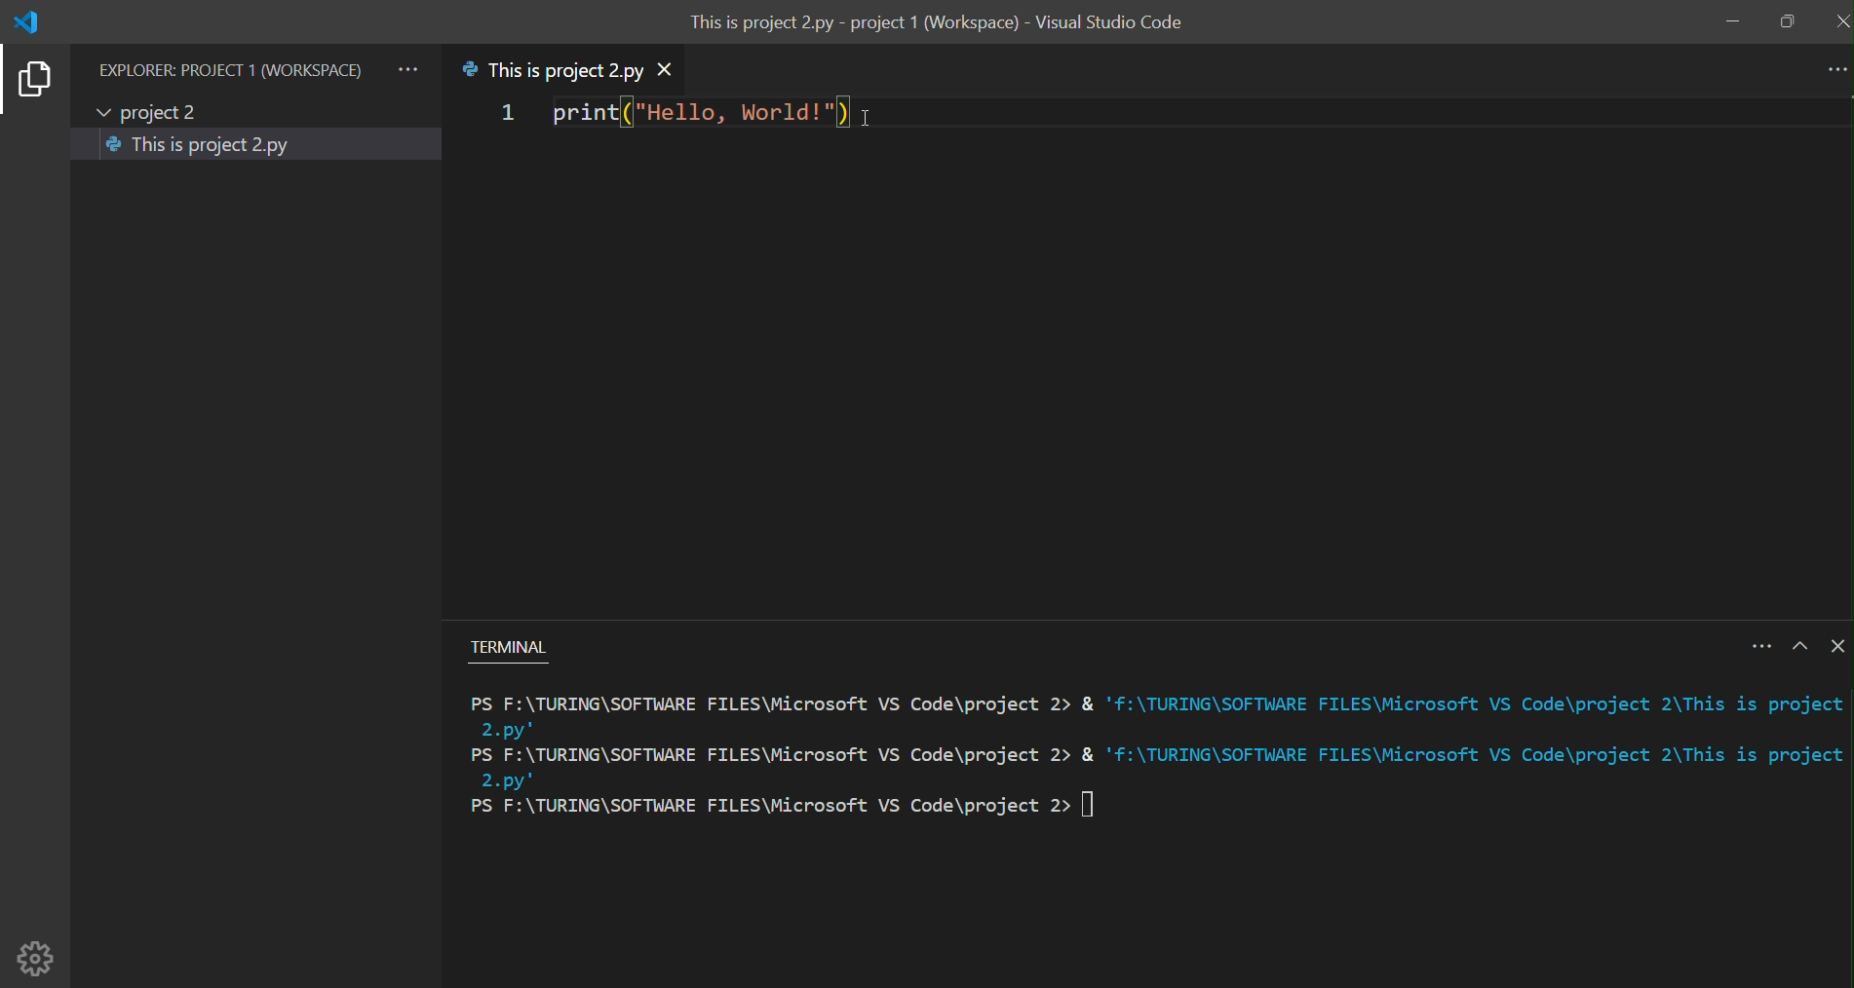 Image resolution: width=1854 pixels, height=988 pixels. What do you see at coordinates (258, 144) in the screenshot?
I see `current open file` at bounding box center [258, 144].